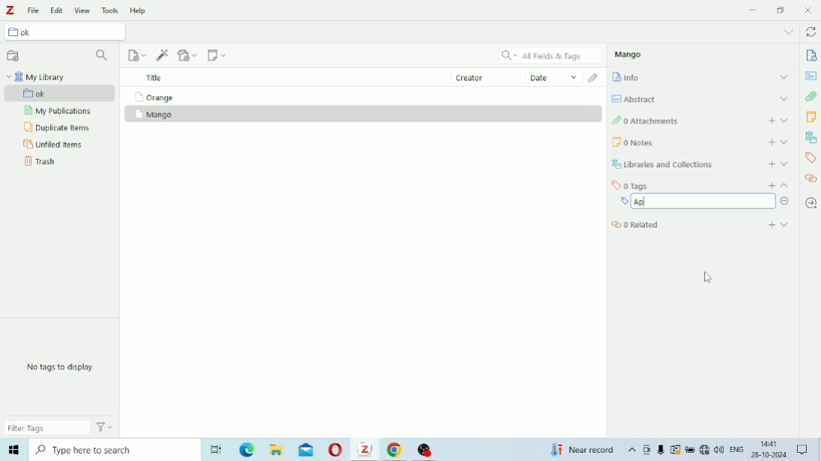 Image resolution: width=821 pixels, height=461 pixels. What do you see at coordinates (111, 11) in the screenshot?
I see `Tools` at bounding box center [111, 11].